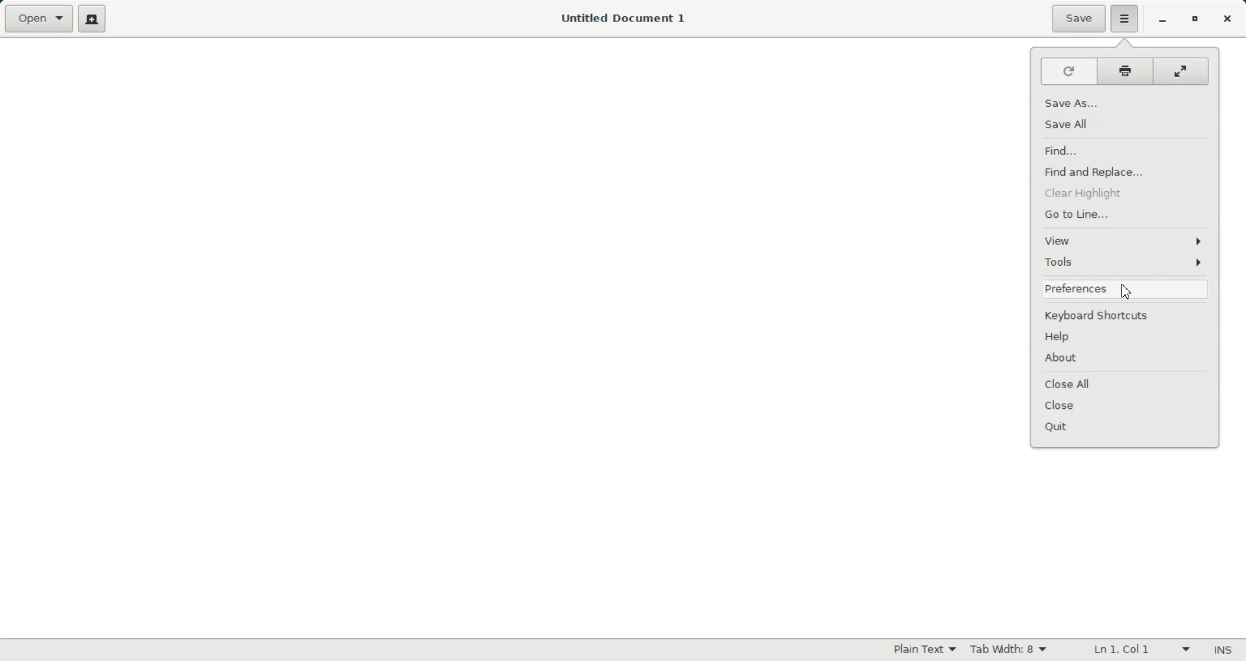 This screenshot has width=1246, height=661. What do you see at coordinates (1122, 290) in the screenshot?
I see `Preferences` at bounding box center [1122, 290].